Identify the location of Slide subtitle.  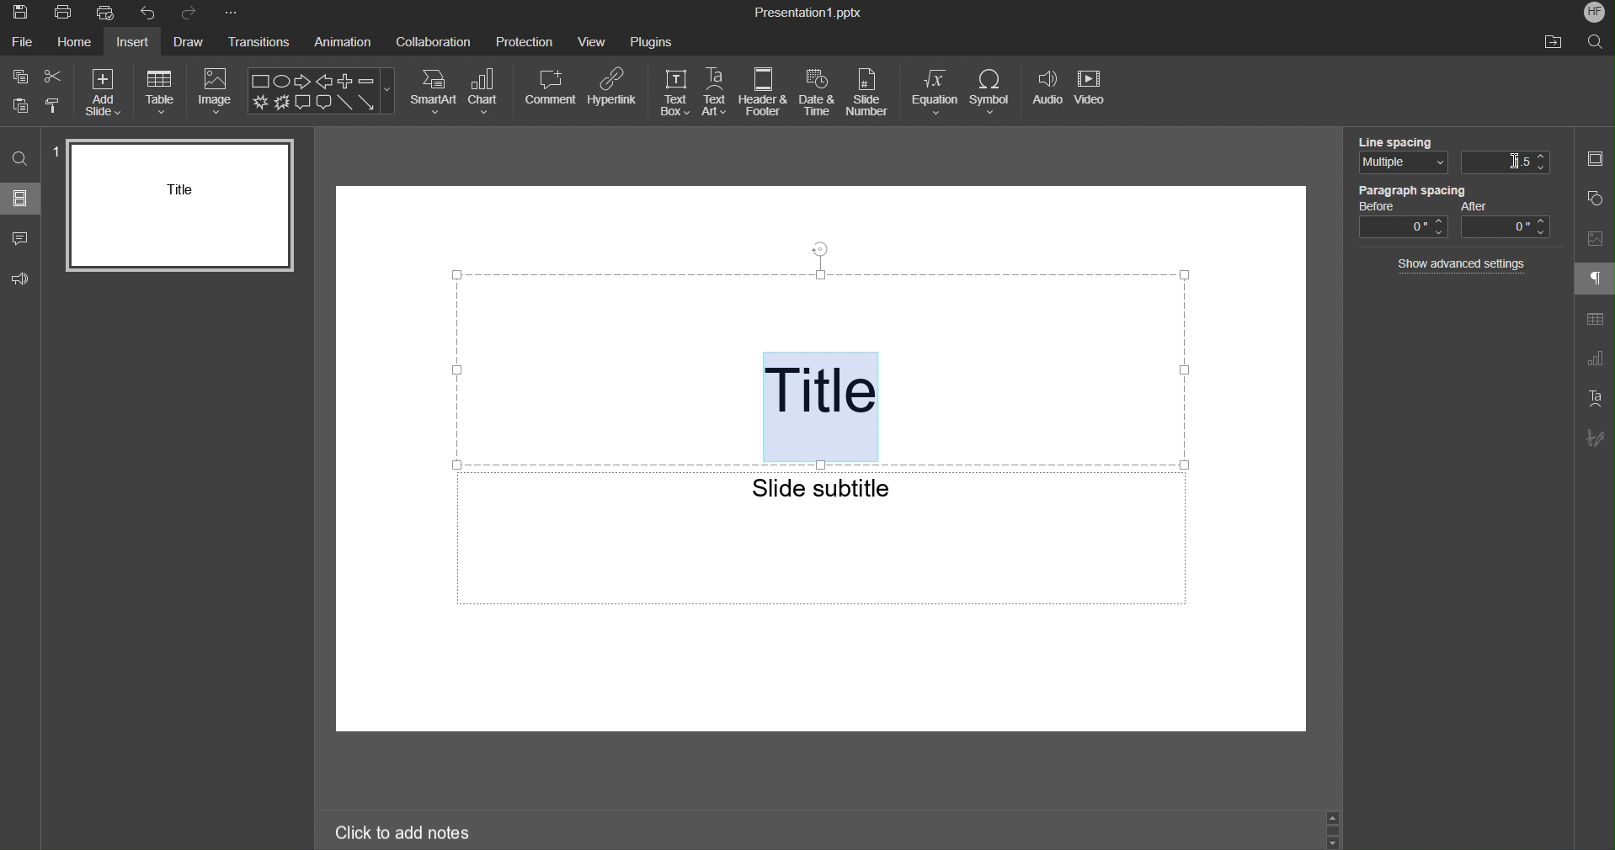
(823, 485).